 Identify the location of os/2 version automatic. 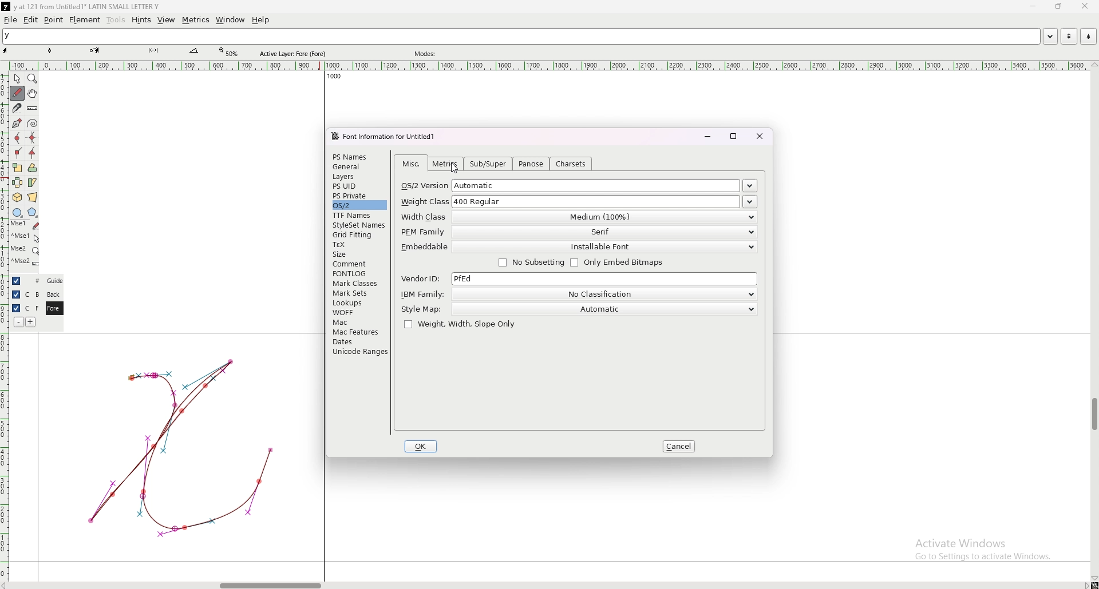
(571, 185).